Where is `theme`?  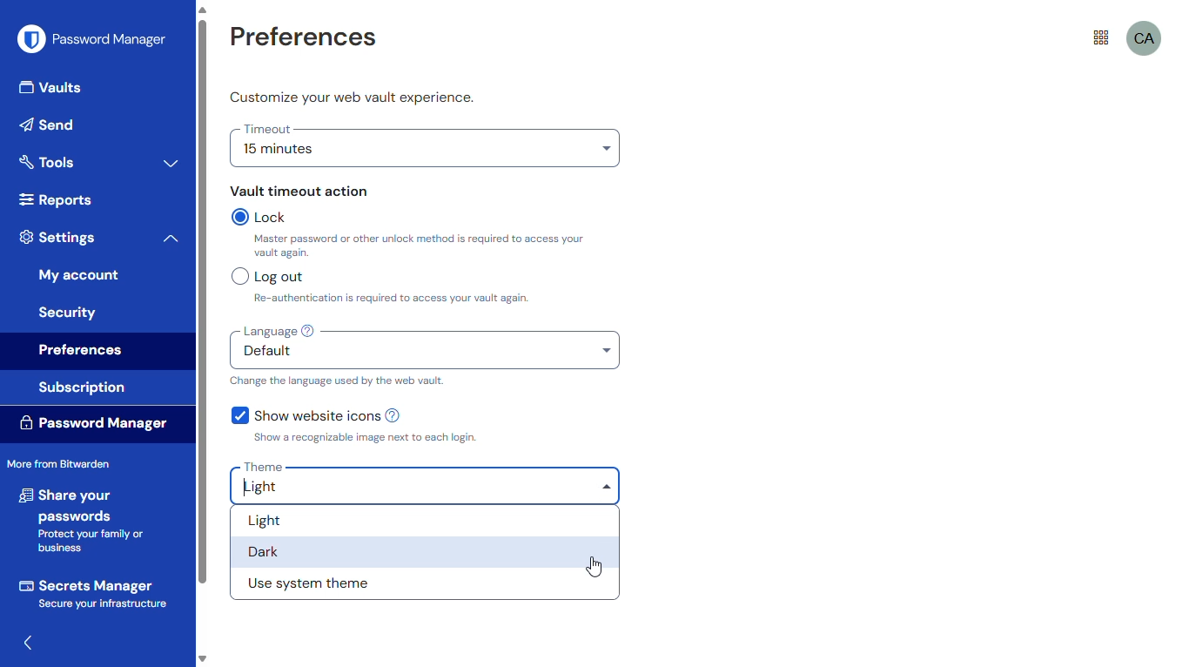
theme is located at coordinates (263, 467).